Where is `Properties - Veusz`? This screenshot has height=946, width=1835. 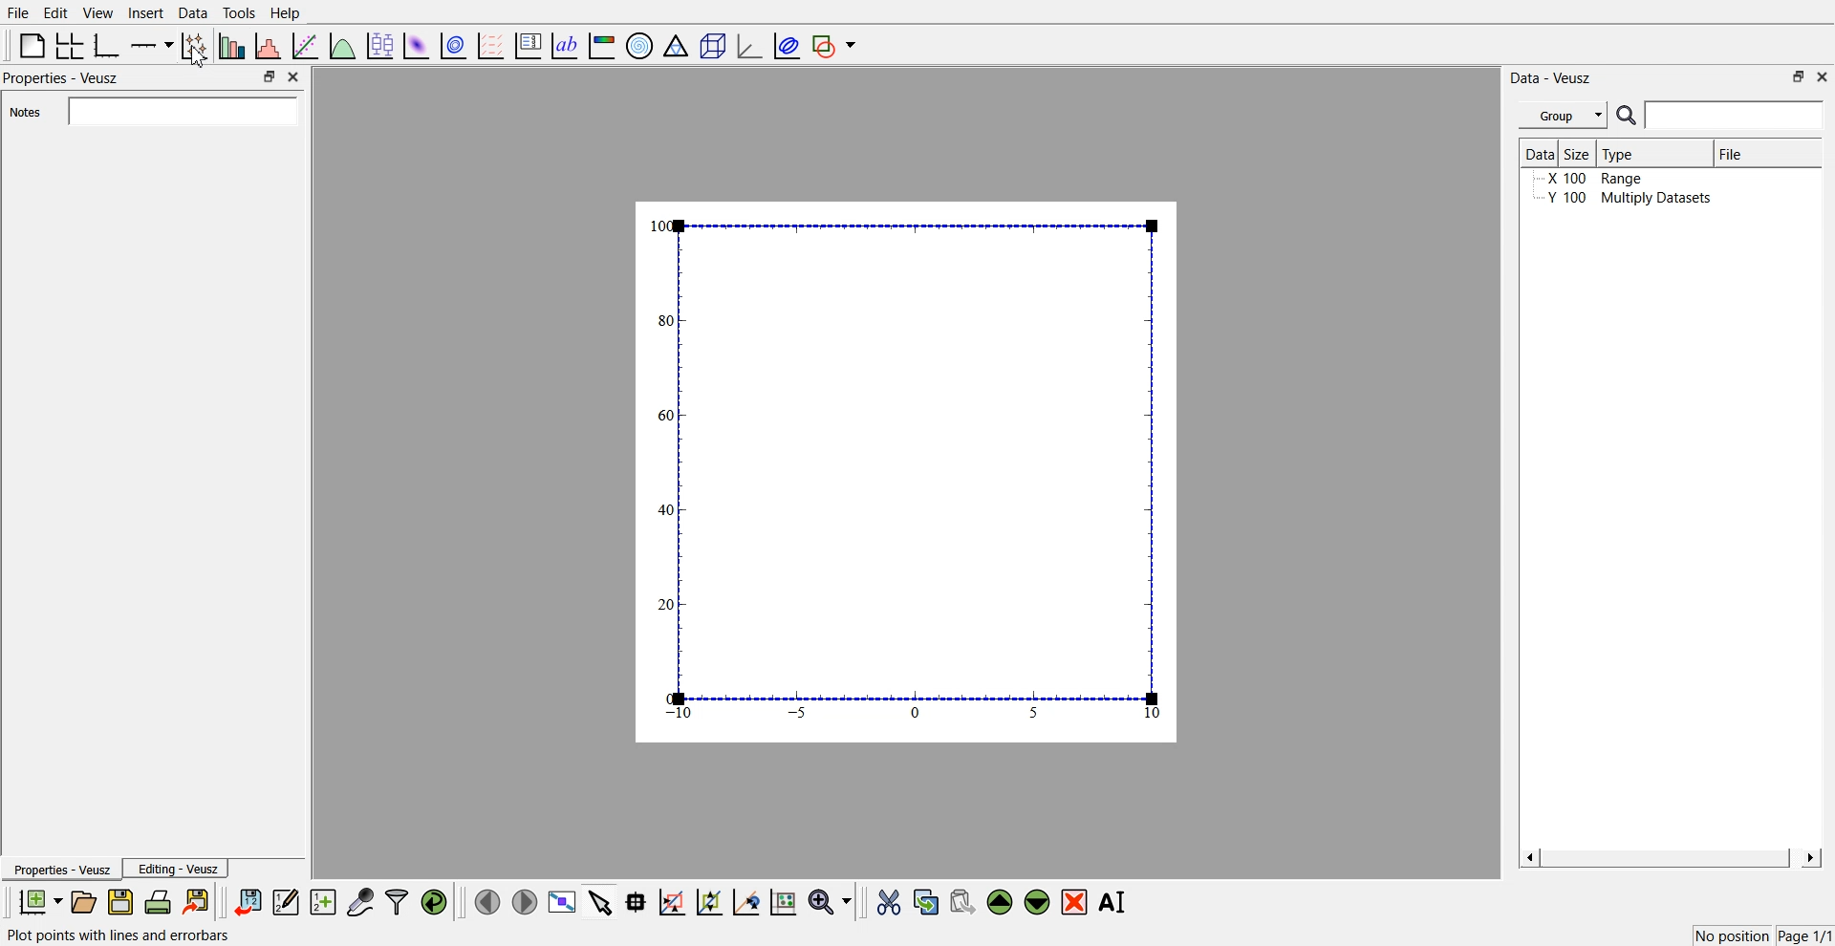 Properties - Veusz is located at coordinates (61, 871).